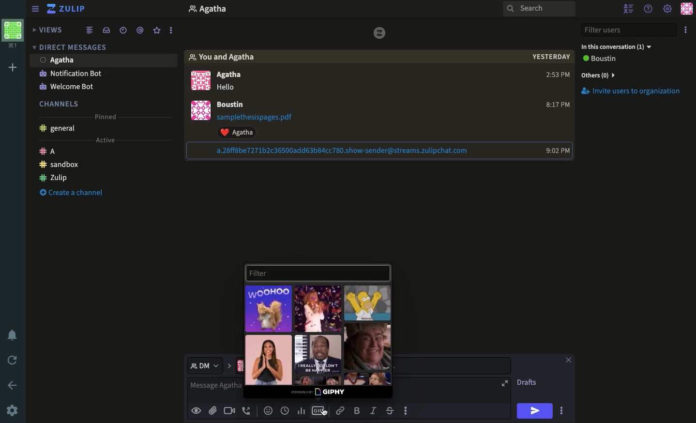 The height and width of the screenshot is (423, 696). What do you see at coordinates (319, 354) in the screenshot?
I see `GIF` at bounding box center [319, 354].